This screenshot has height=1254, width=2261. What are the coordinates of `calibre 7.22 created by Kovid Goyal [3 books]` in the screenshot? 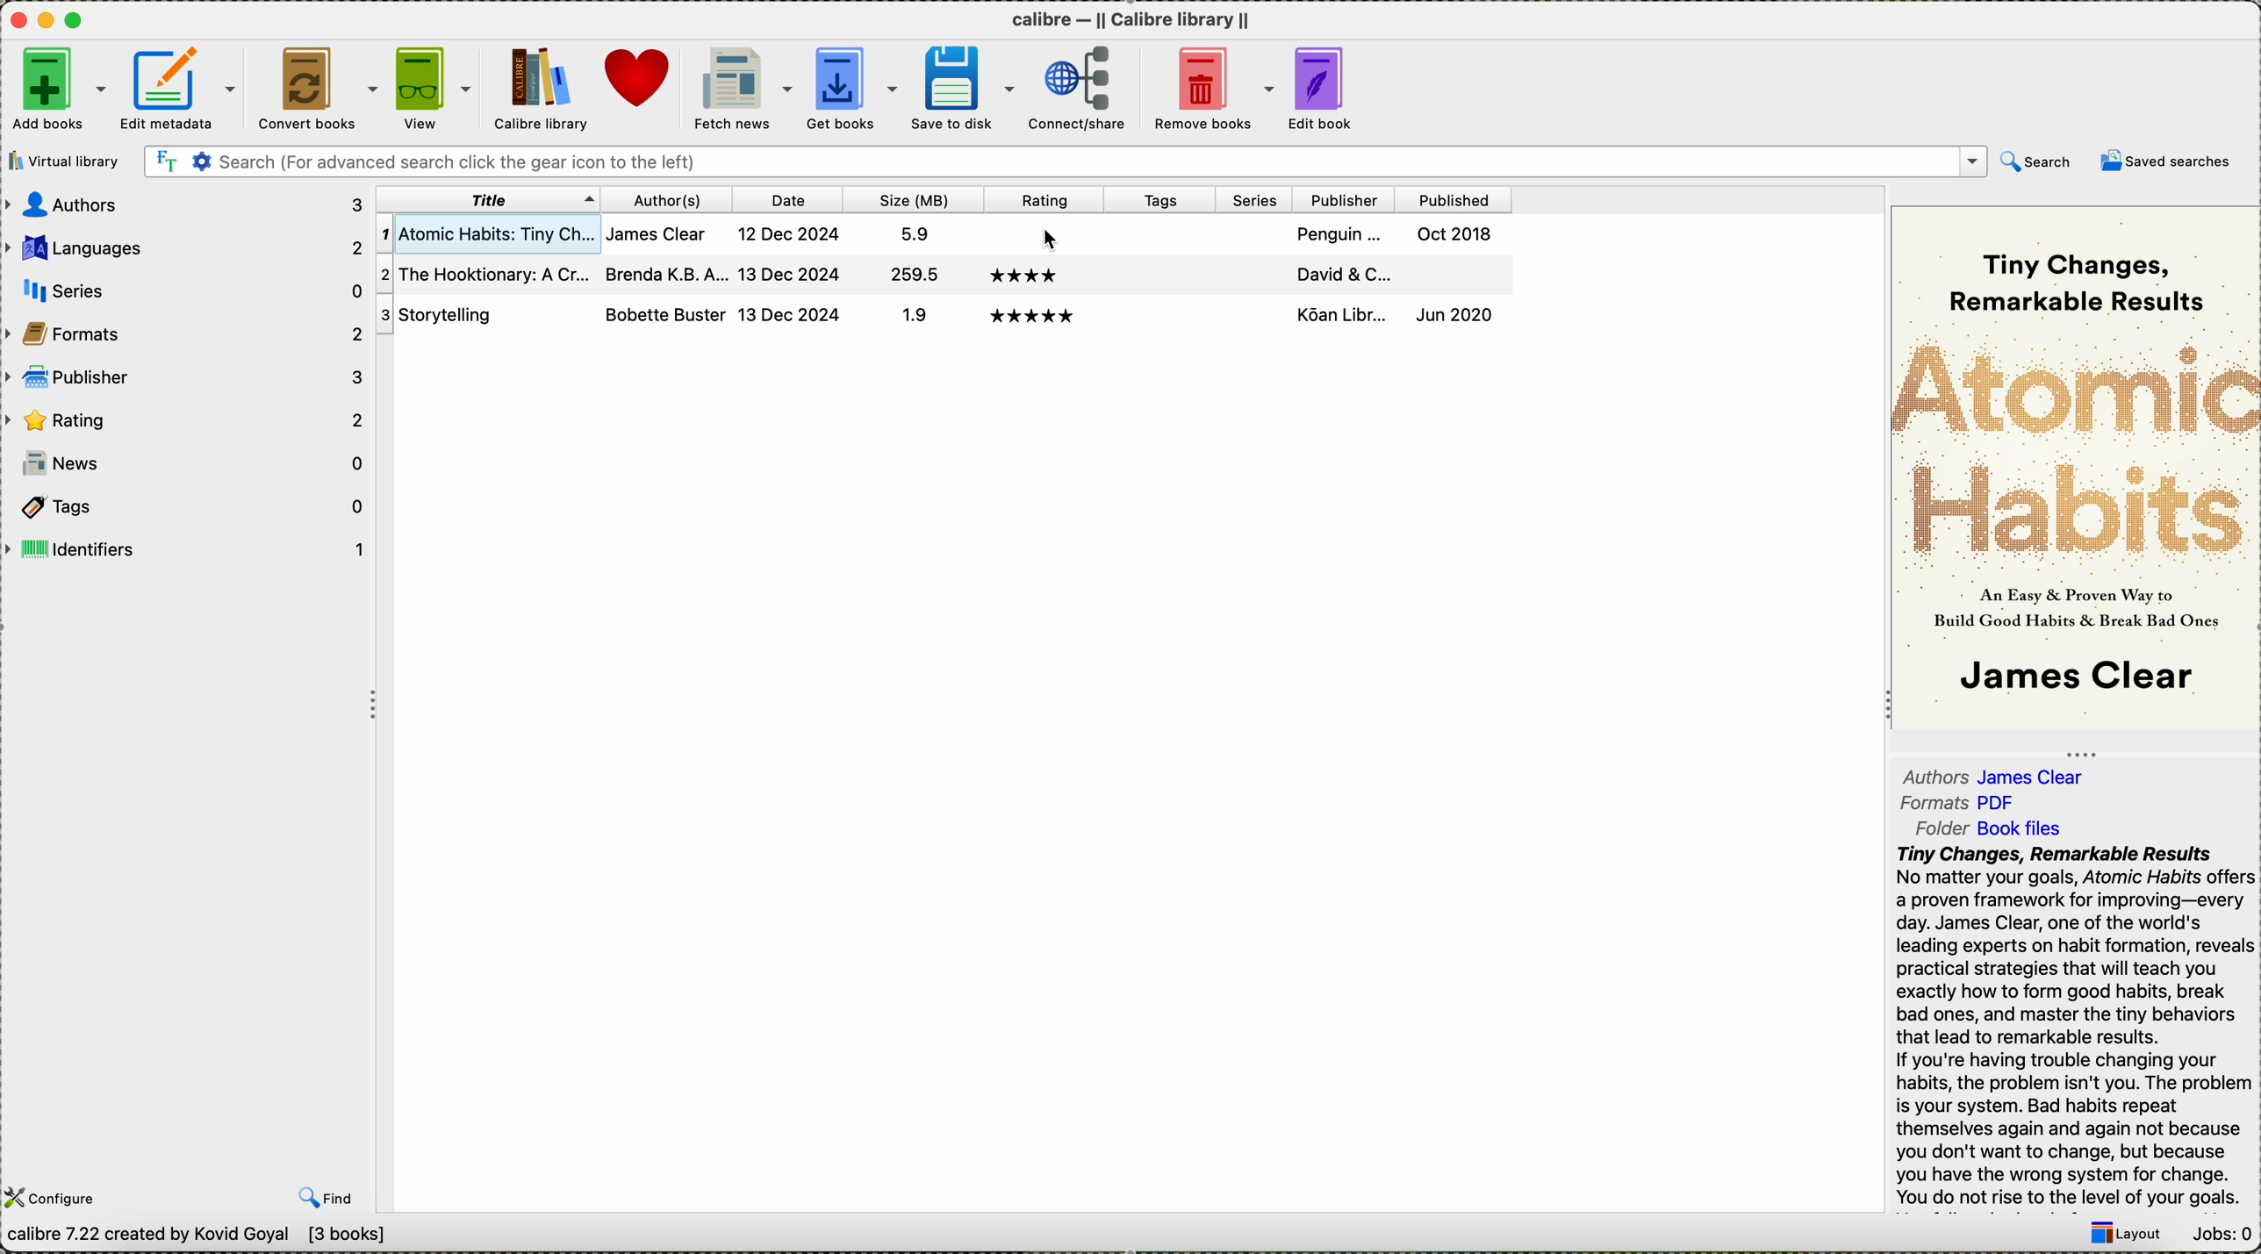 It's located at (194, 1237).